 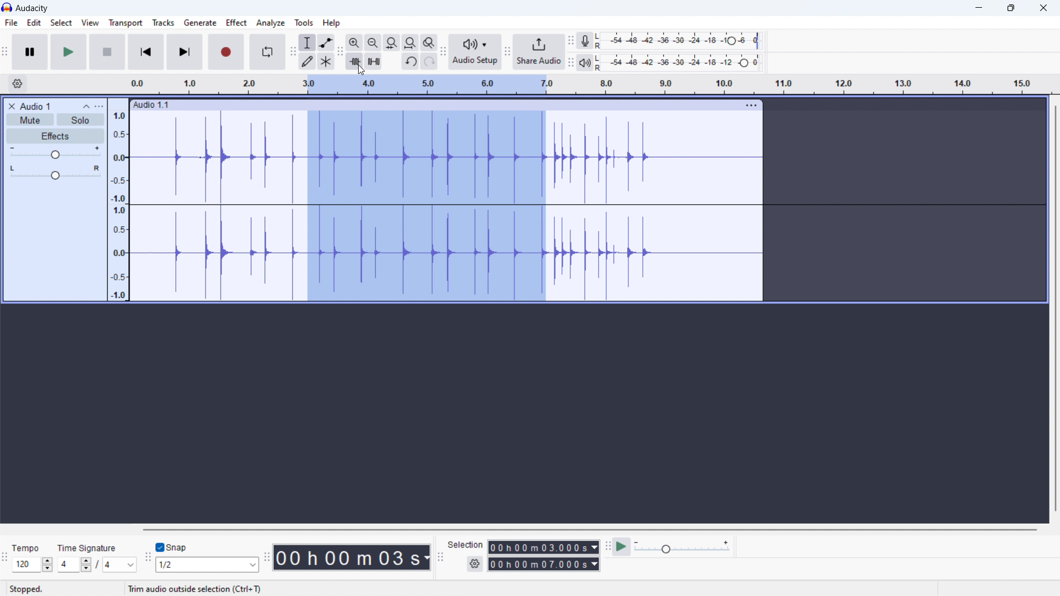 I want to click on 00 h 00 m 03s (timestamp), so click(x=352, y=560).